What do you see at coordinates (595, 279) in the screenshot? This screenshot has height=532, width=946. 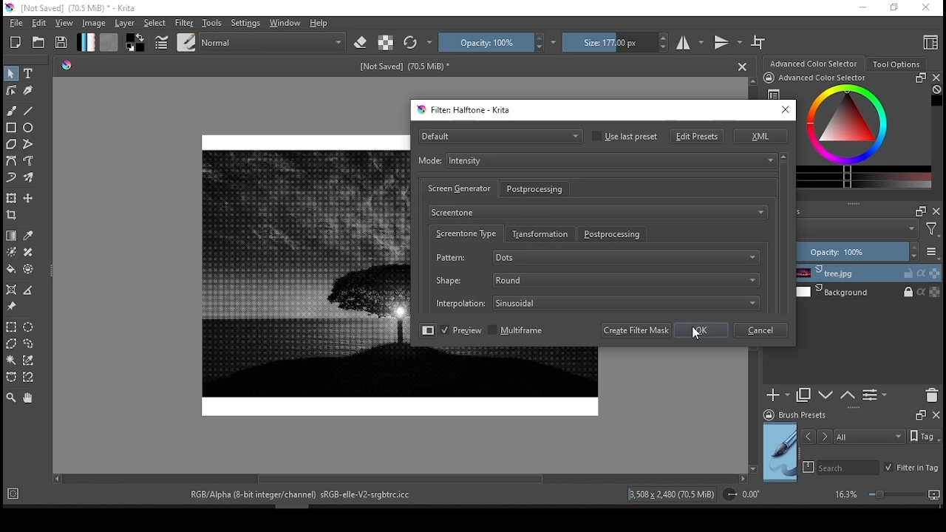 I see `shape` at bounding box center [595, 279].